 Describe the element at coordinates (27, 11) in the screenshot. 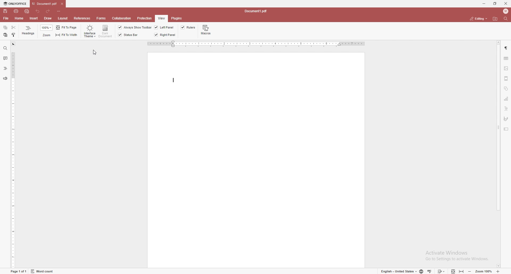

I see `quick print` at that location.